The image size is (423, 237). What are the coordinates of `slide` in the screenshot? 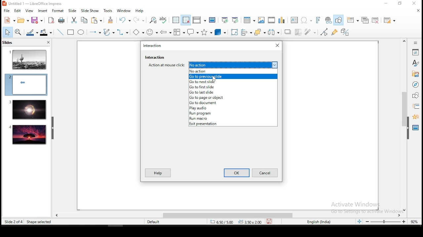 It's located at (72, 11).